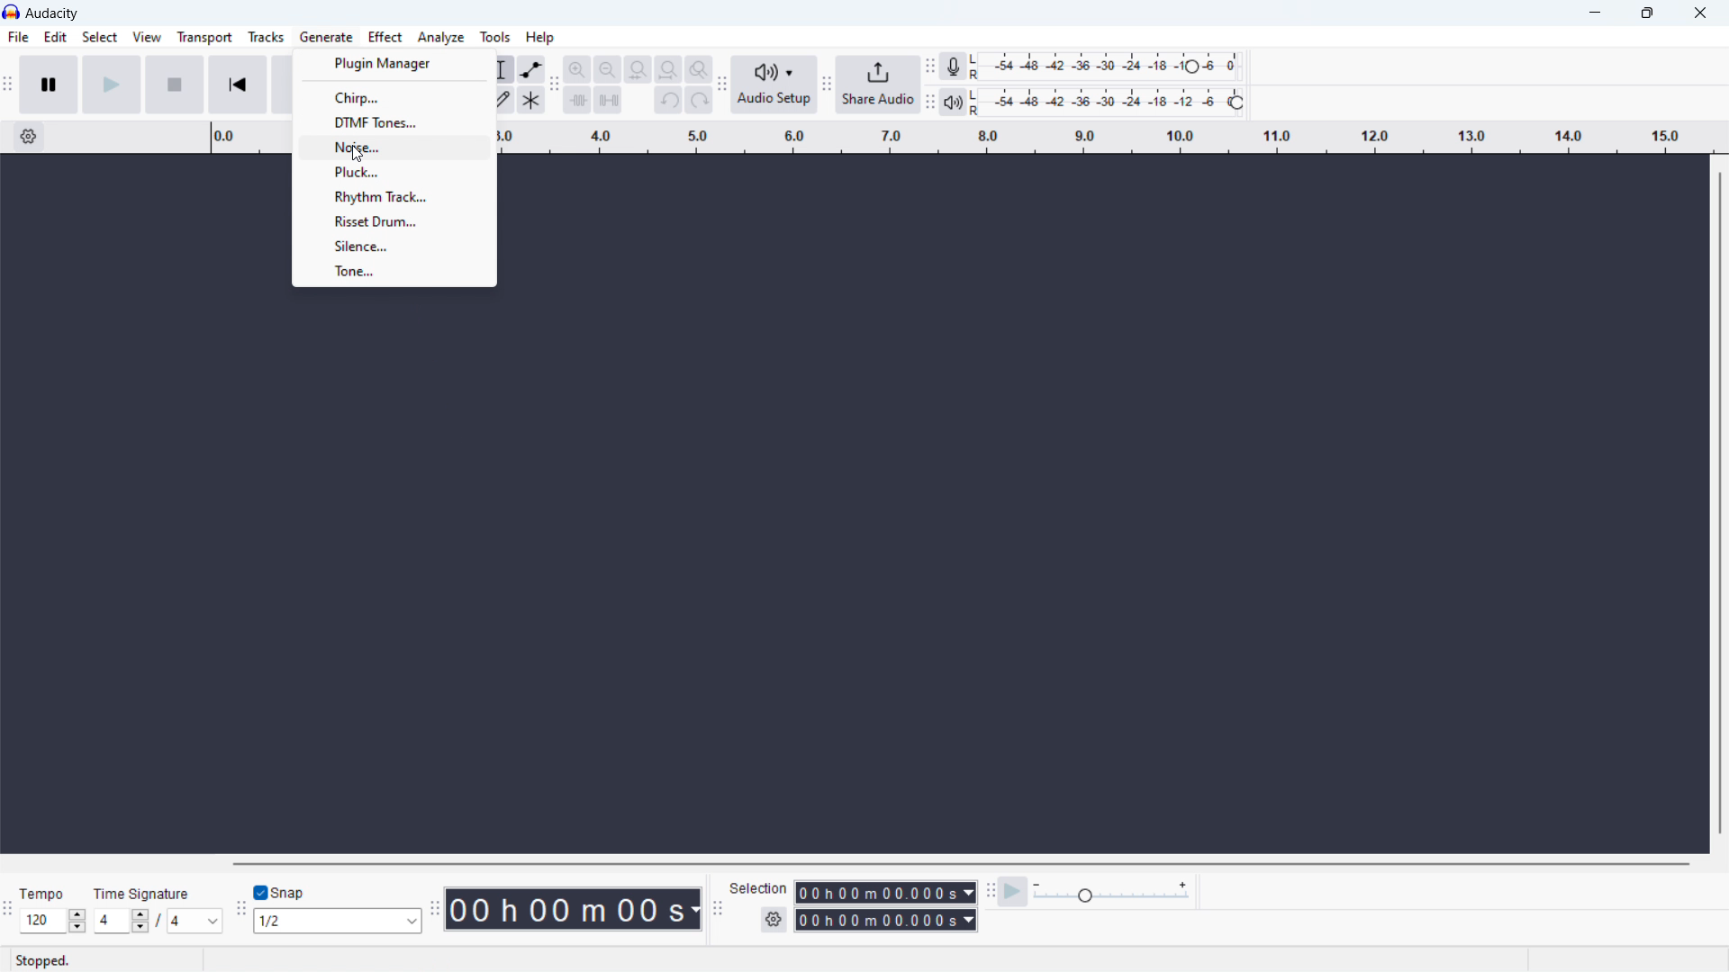 The width and height of the screenshot is (1729, 972). I want to click on envelop tool, so click(532, 70).